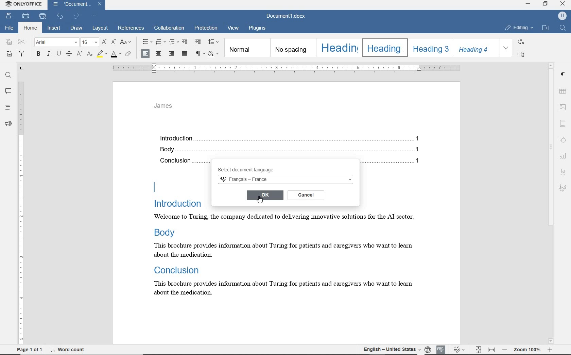 Image resolution: width=571 pixels, height=355 pixels. Describe the element at coordinates (292, 48) in the screenshot. I see `no spacing` at that location.